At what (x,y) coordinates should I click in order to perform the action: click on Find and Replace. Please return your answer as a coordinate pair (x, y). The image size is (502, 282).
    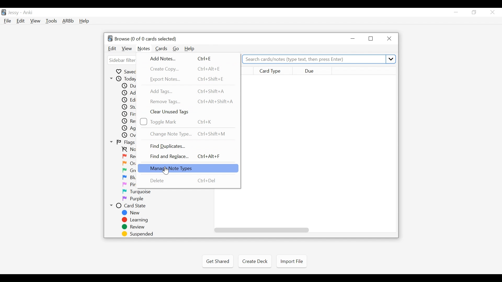
    Looking at the image, I should click on (186, 156).